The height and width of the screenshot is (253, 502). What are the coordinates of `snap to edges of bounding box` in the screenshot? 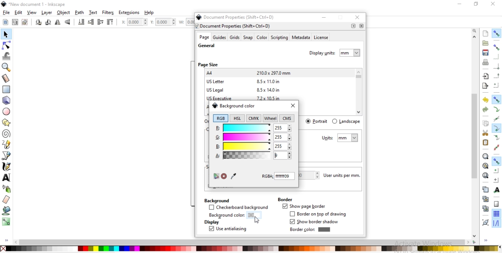 It's located at (497, 57).